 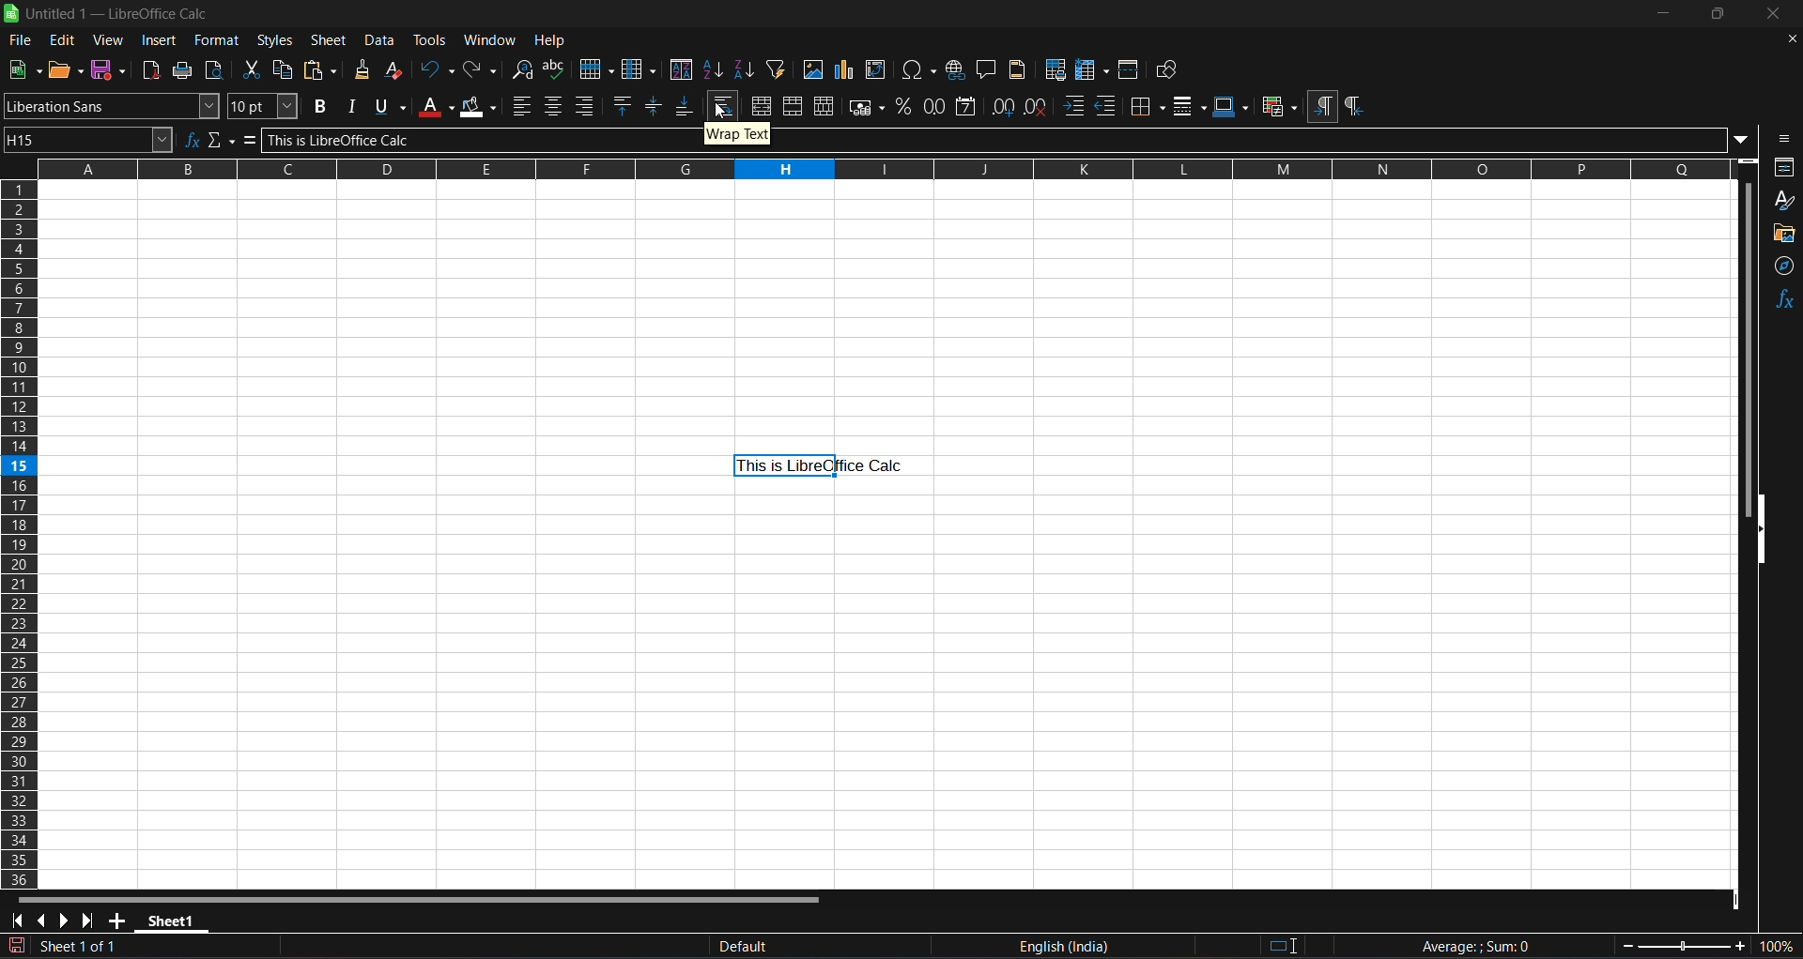 What do you see at coordinates (549, 41) in the screenshot?
I see `help` at bounding box center [549, 41].